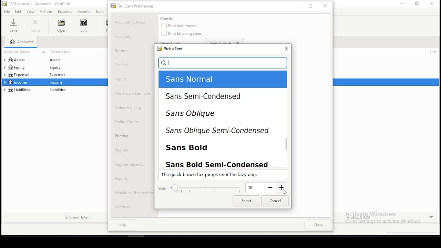 This screenshot has width=441, height=248. Describe the element at coordinates (216, 131) in the screenshot. I see `sans oblique semi-condensed` at that location.